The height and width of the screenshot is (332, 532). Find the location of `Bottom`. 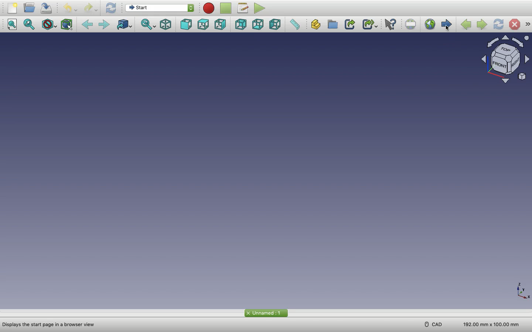

Bottom is located at coordinates (259, 24).